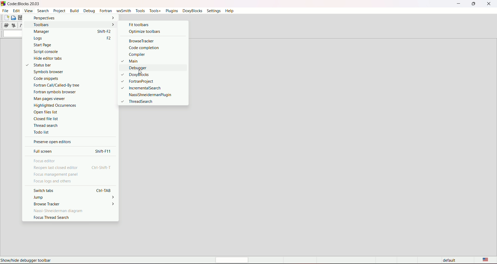  Describe the element at coordinates (450, 261) in the screenshot. I see `default` at that location.